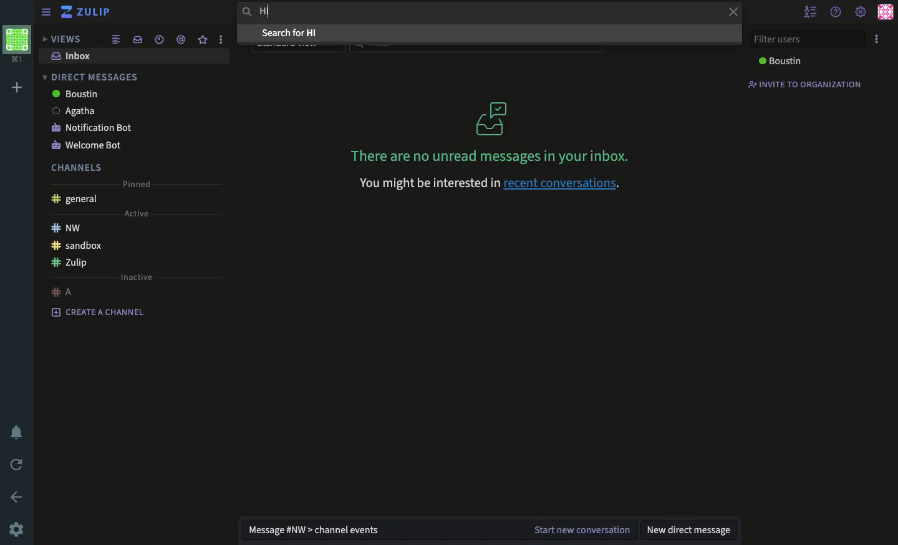 Image resolution: width=898 pixels, height=545 pixels. I want to click on notification bot, so click(92, 129).